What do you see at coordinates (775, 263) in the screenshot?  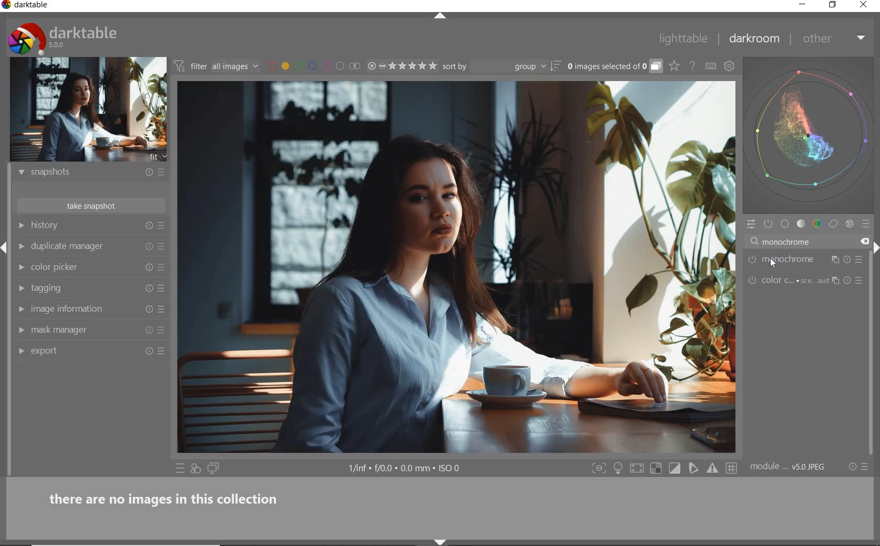 I see `Cursor` at bounding box center [775, 263].